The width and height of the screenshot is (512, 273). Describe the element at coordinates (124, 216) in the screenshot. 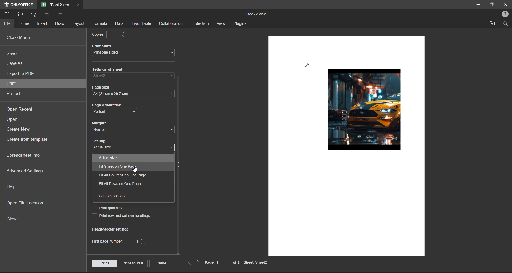

I see `print row and column headings` at that location.